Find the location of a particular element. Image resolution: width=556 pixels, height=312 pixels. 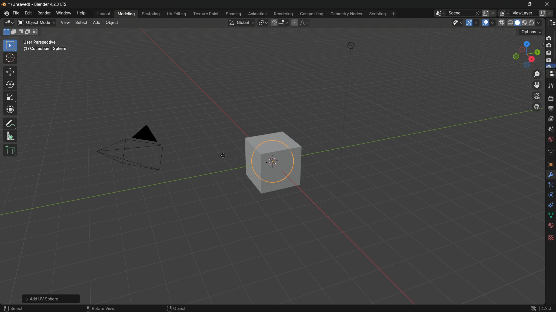

view menu is located at coordinates (65, 23).